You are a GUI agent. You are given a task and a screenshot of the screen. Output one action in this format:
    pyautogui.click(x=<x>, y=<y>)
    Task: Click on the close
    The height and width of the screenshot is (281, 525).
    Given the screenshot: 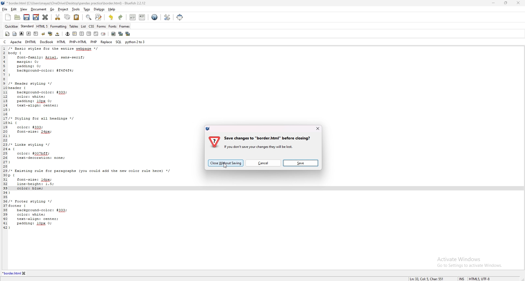 What is the action you would take?
    pyautogui.click(x=518, y=3)
    